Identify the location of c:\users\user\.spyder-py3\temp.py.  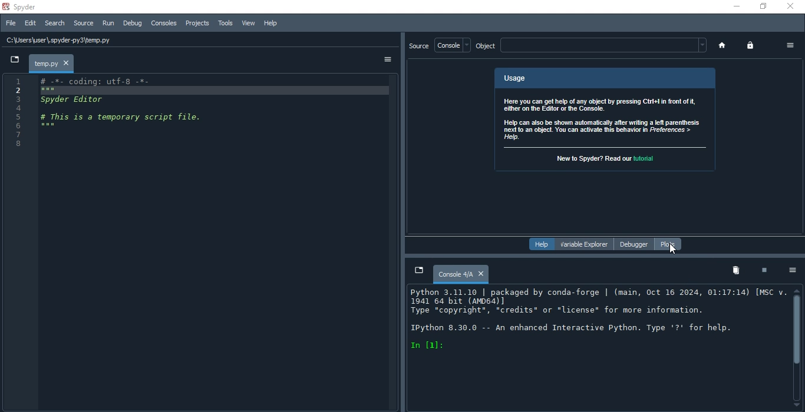
(178, 40).